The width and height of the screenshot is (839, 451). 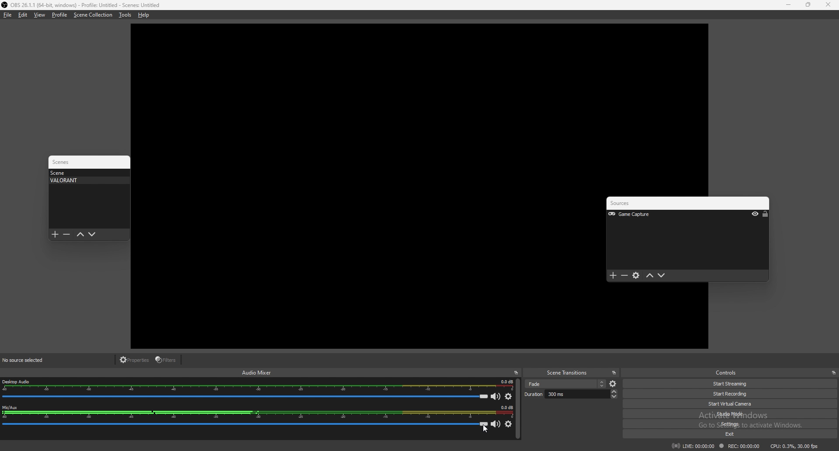 I want to click on edit, so click(x=23, y=15).